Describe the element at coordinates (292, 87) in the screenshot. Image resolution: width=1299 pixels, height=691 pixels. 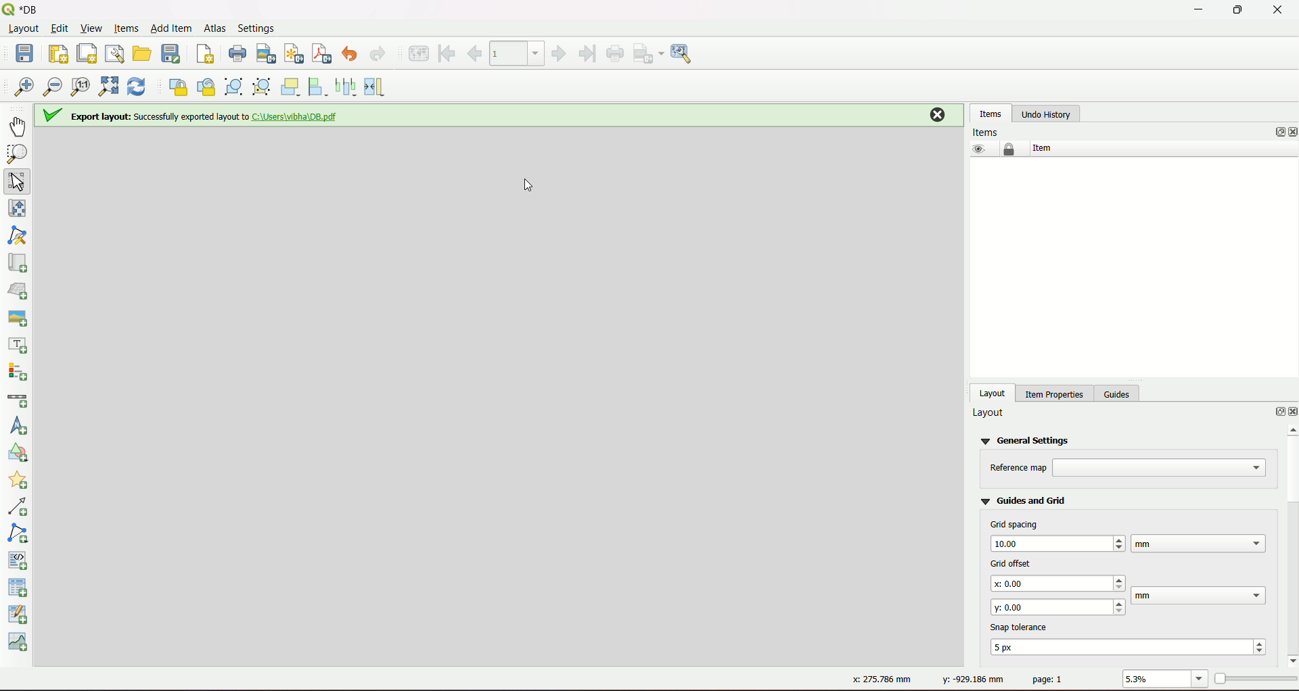
I see `raise selected` at that location.